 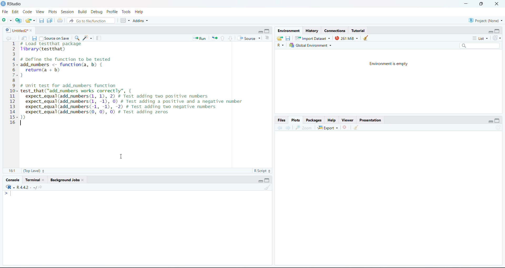 I want to click on Go to previous section, so click(x=222, y=38).